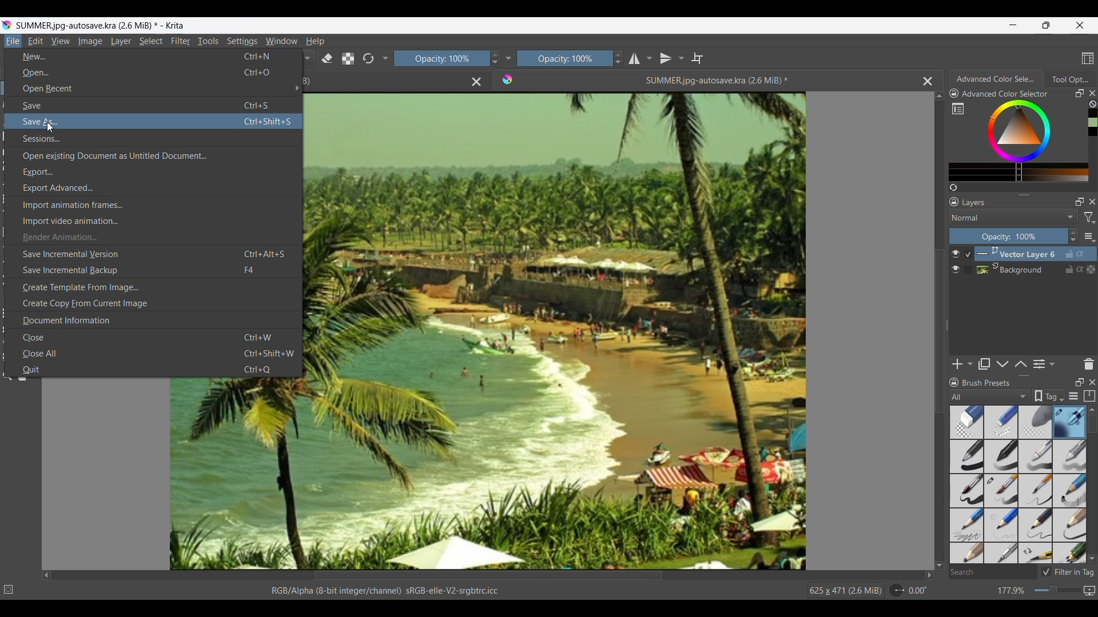 Image resolution: width=1098 pixels, height=617 pixels. Describe the element at coordinates (1014, 217) in the screenshot. I see `Mode options` at that location.